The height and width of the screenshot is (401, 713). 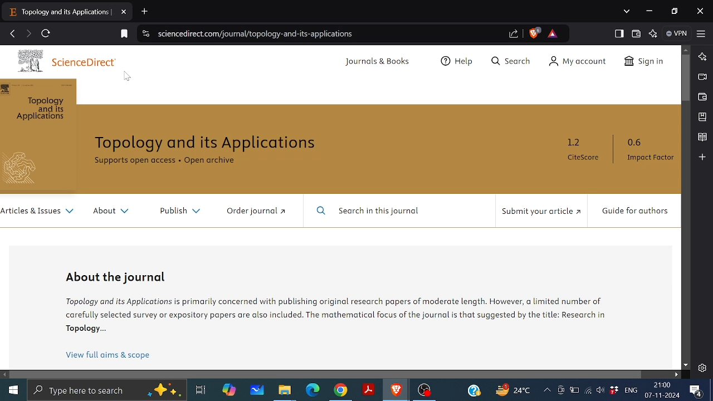 What do you see at coordinates (109, 212) in the screenshot?
I see `About ` at bounding box center [109, 212].